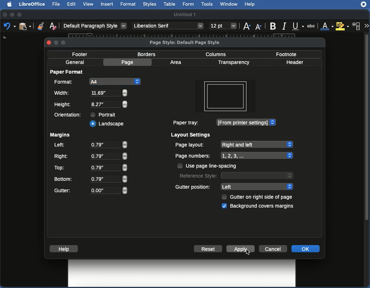 Image resolution: width=370 pixels, height=288 pixels. Describe the element at coordinates (236, 63) in the screenshot. I see `Transparency` at that location.